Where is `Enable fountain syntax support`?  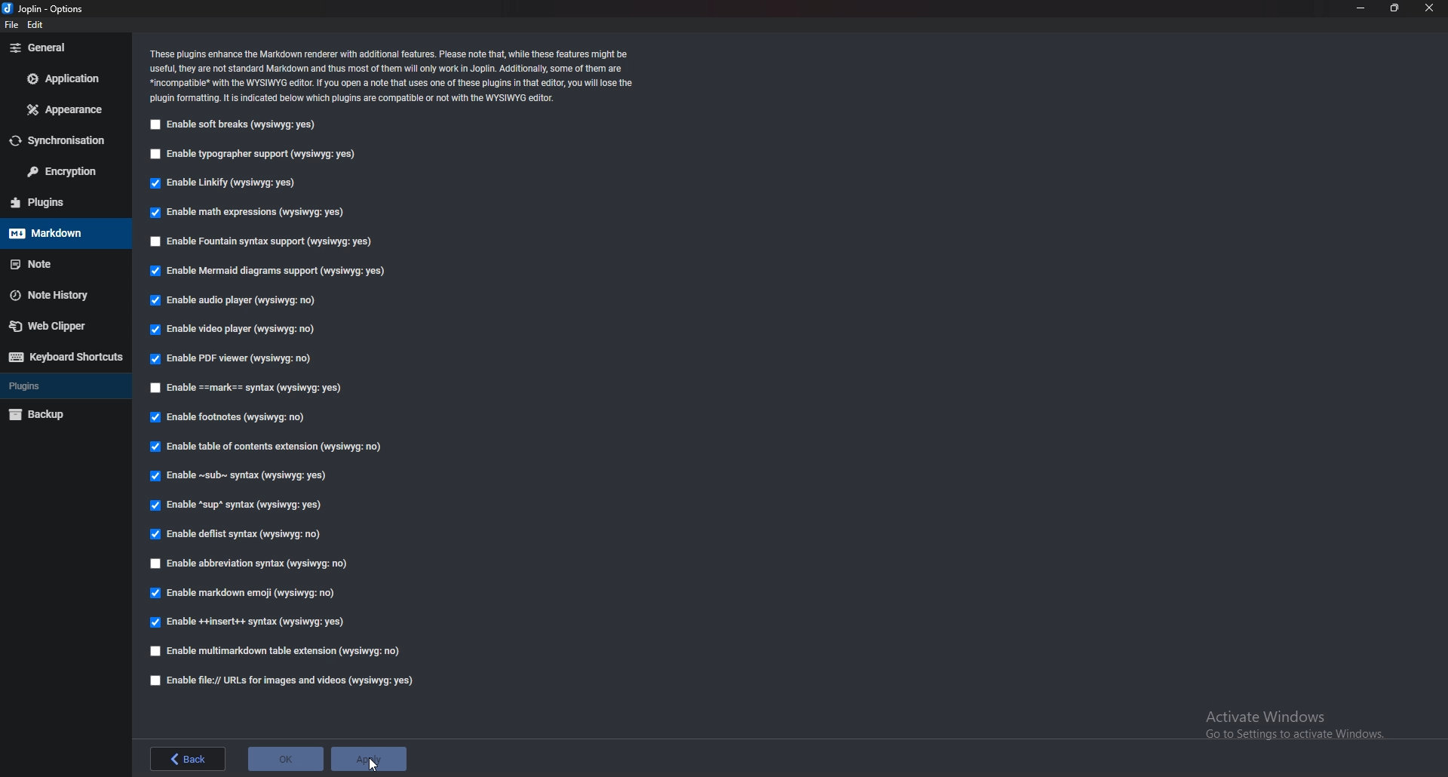 Enable fountain syntax support is located at coordinates (263, 243).